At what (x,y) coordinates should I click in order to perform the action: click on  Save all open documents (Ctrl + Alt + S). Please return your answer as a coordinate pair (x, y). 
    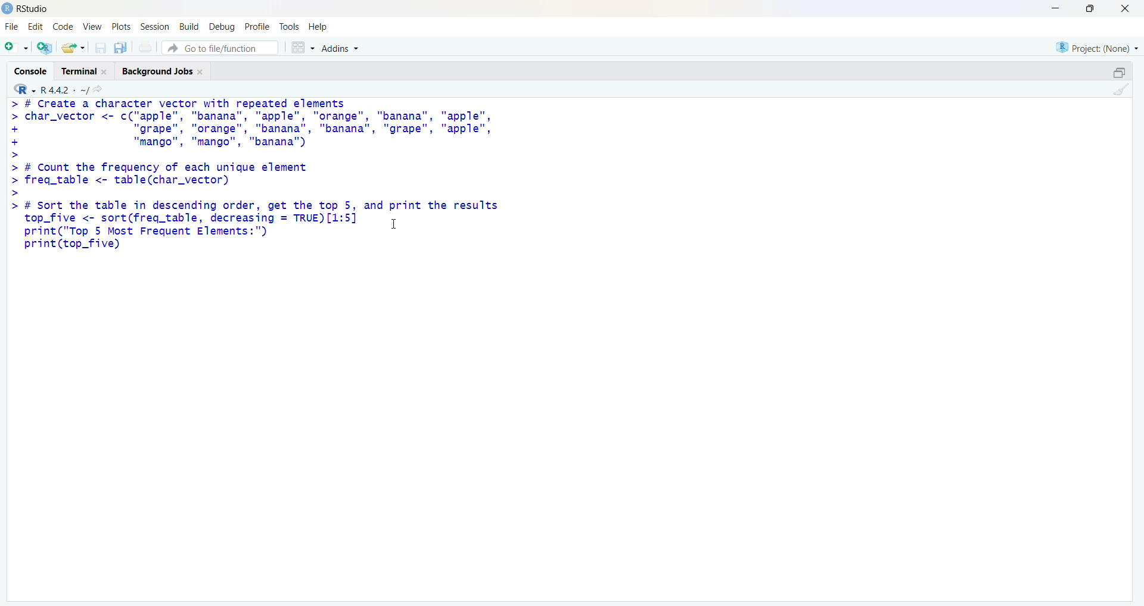
    Looking at the image, I should click on (121, 47).